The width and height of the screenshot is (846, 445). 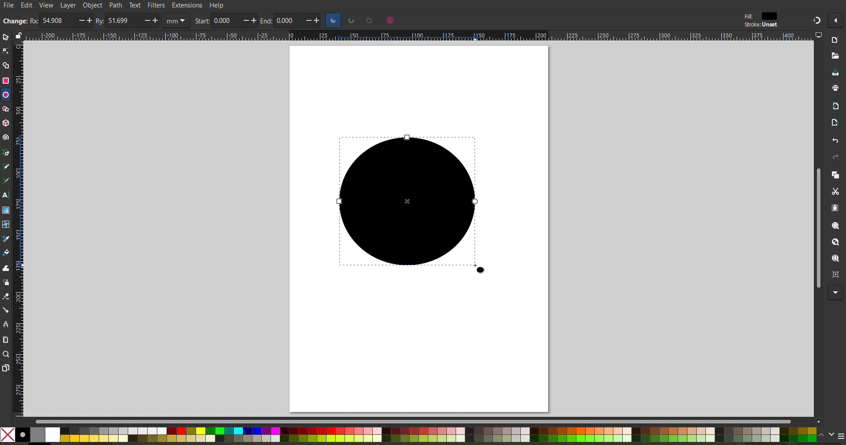 I want to click on increase/decrease, so click(x=86, y=21).